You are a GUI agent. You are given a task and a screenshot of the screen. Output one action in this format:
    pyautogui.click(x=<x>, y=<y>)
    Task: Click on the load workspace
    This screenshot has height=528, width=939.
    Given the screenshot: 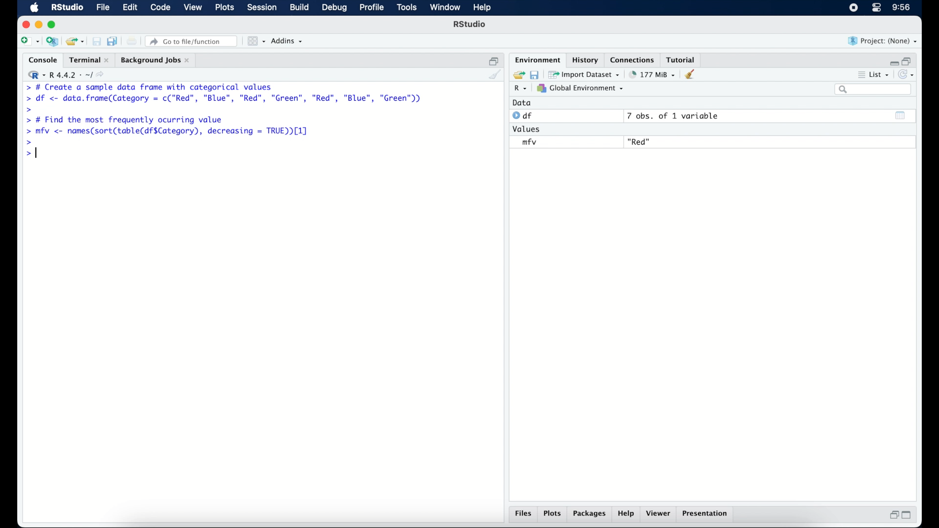 What is the action you would take?
    pyautogui.click(x=517, y=73)
    